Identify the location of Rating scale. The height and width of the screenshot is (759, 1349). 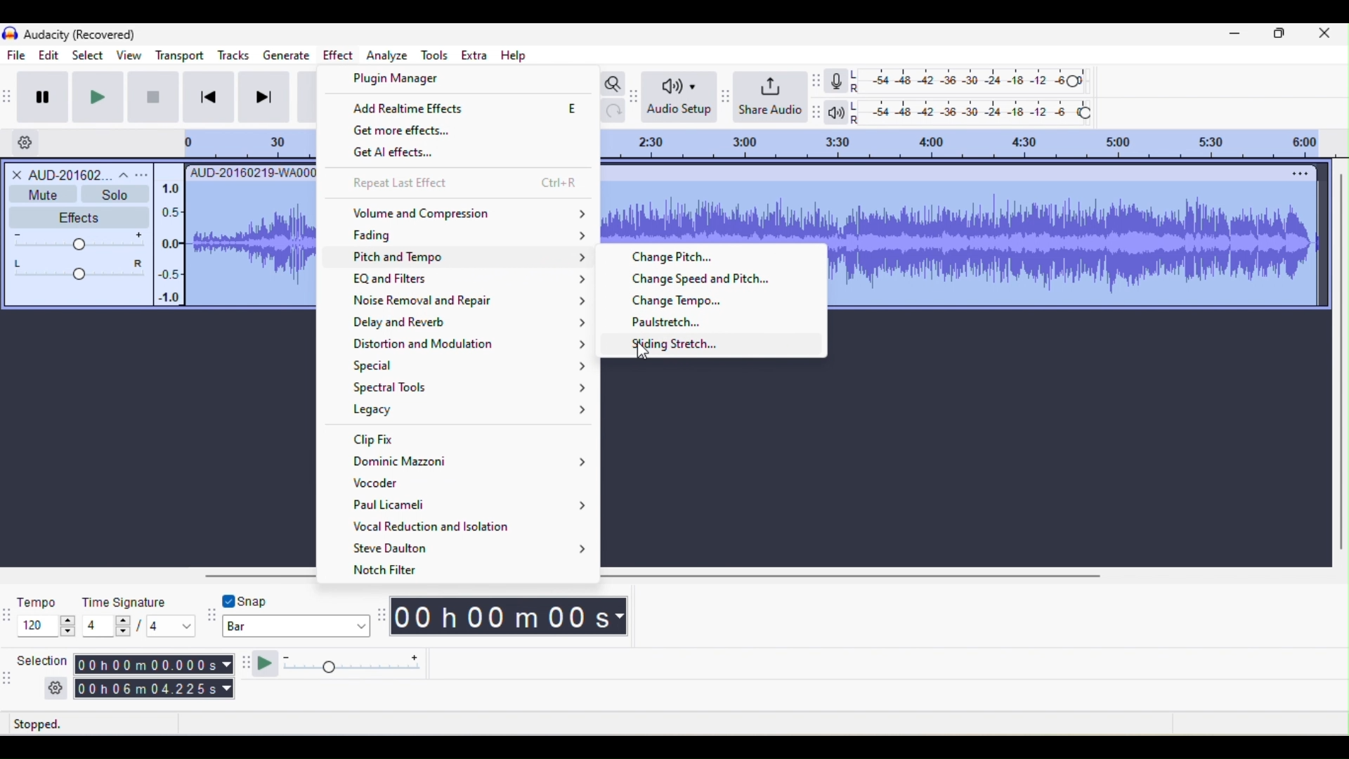
(233, 143).